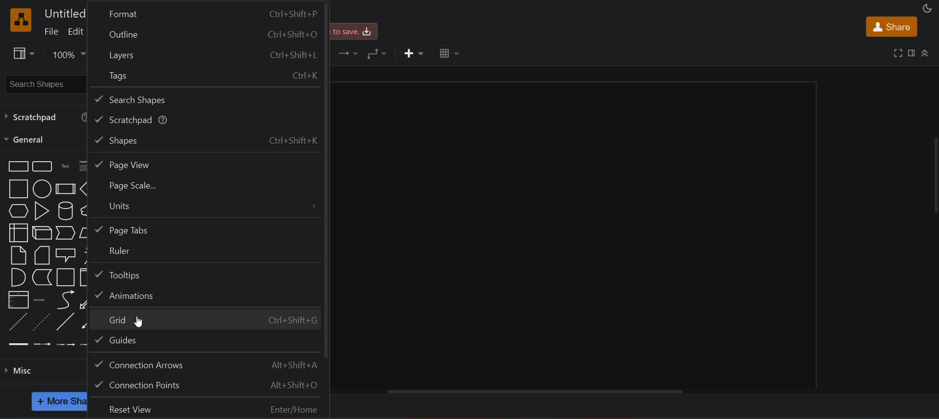 Image resolution: width=939 pixels, height=419 pixels. What do you see at coordinates (447, 54) in the screenshot?
I see `table` at bounding box center [447, 54].